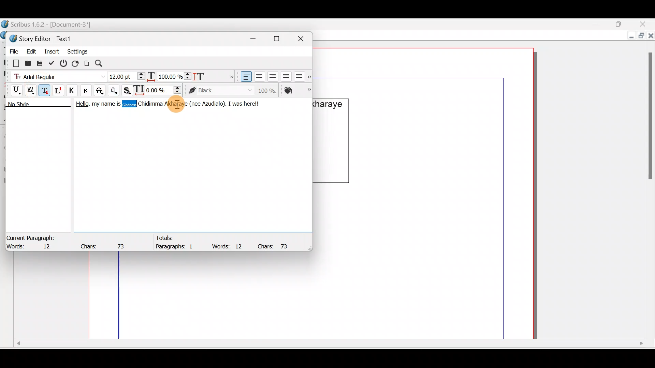 Image resolution: width=655 pixels, height=368 pixels. I want to click on Scroll bar, so click(328, 346).